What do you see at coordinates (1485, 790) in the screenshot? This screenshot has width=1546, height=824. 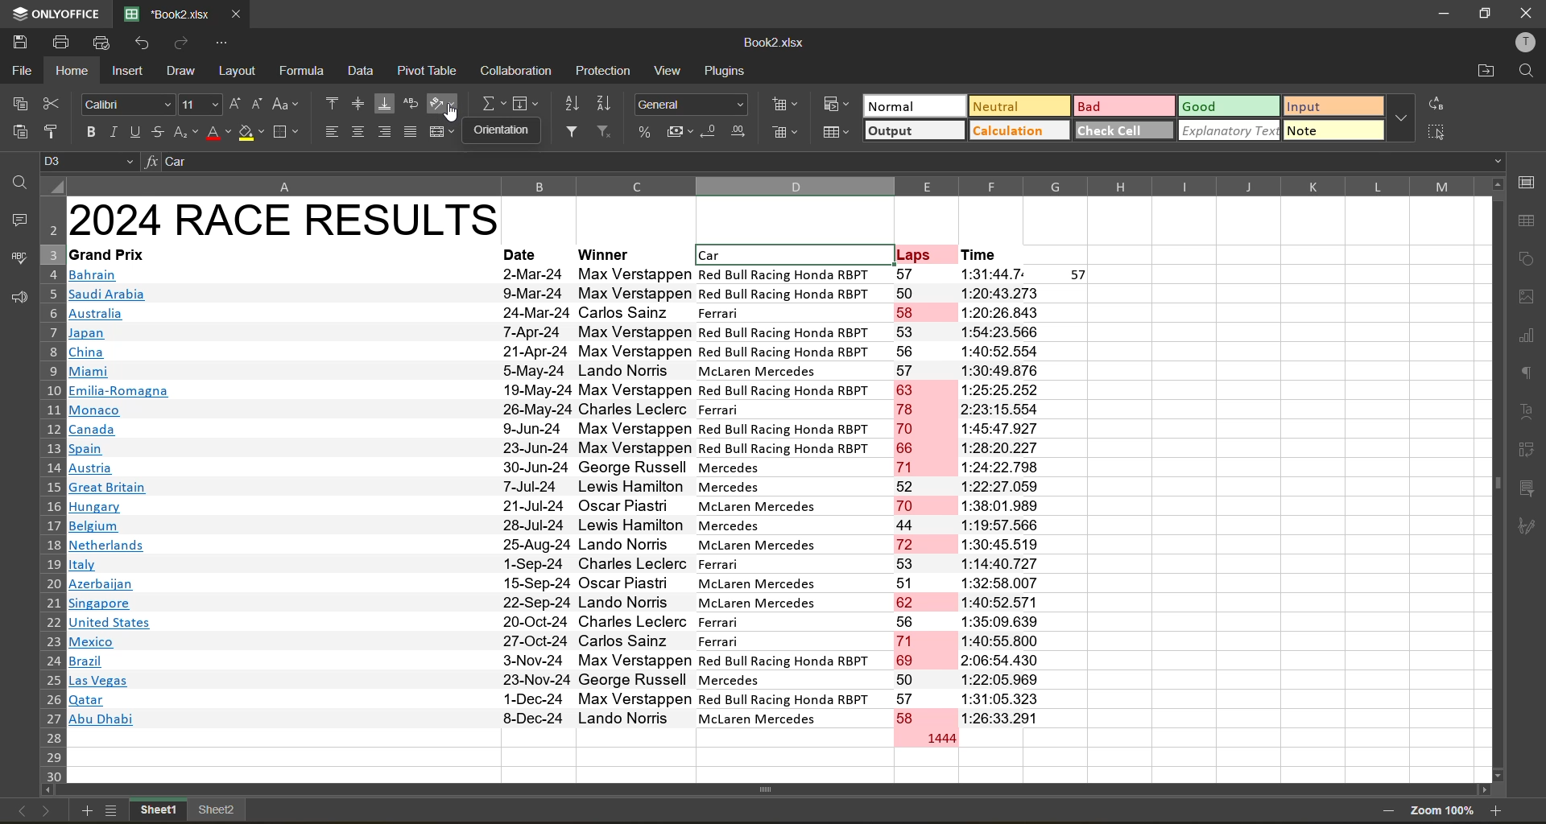 I see `Scroll right` at bounding box center [1485, 790].